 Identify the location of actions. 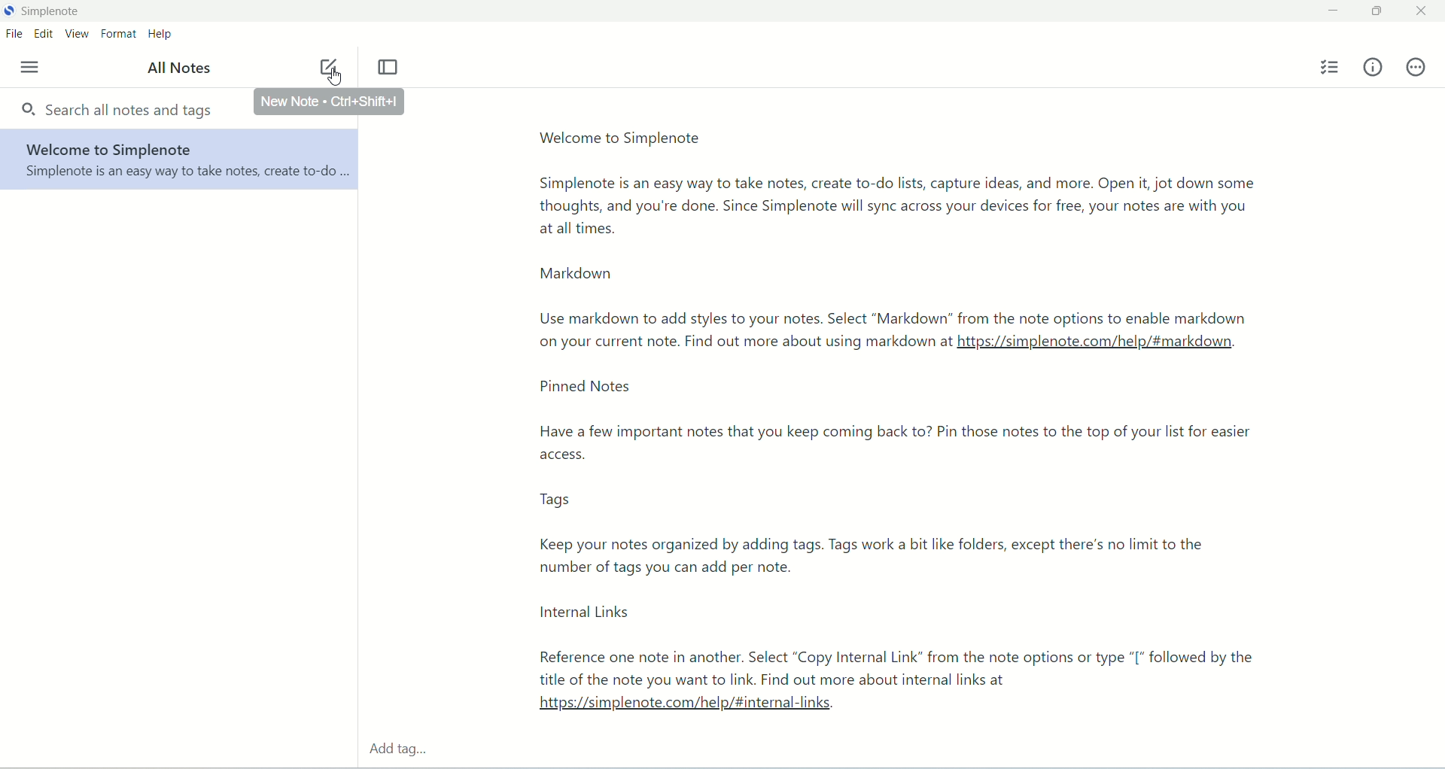
(1419, 70).